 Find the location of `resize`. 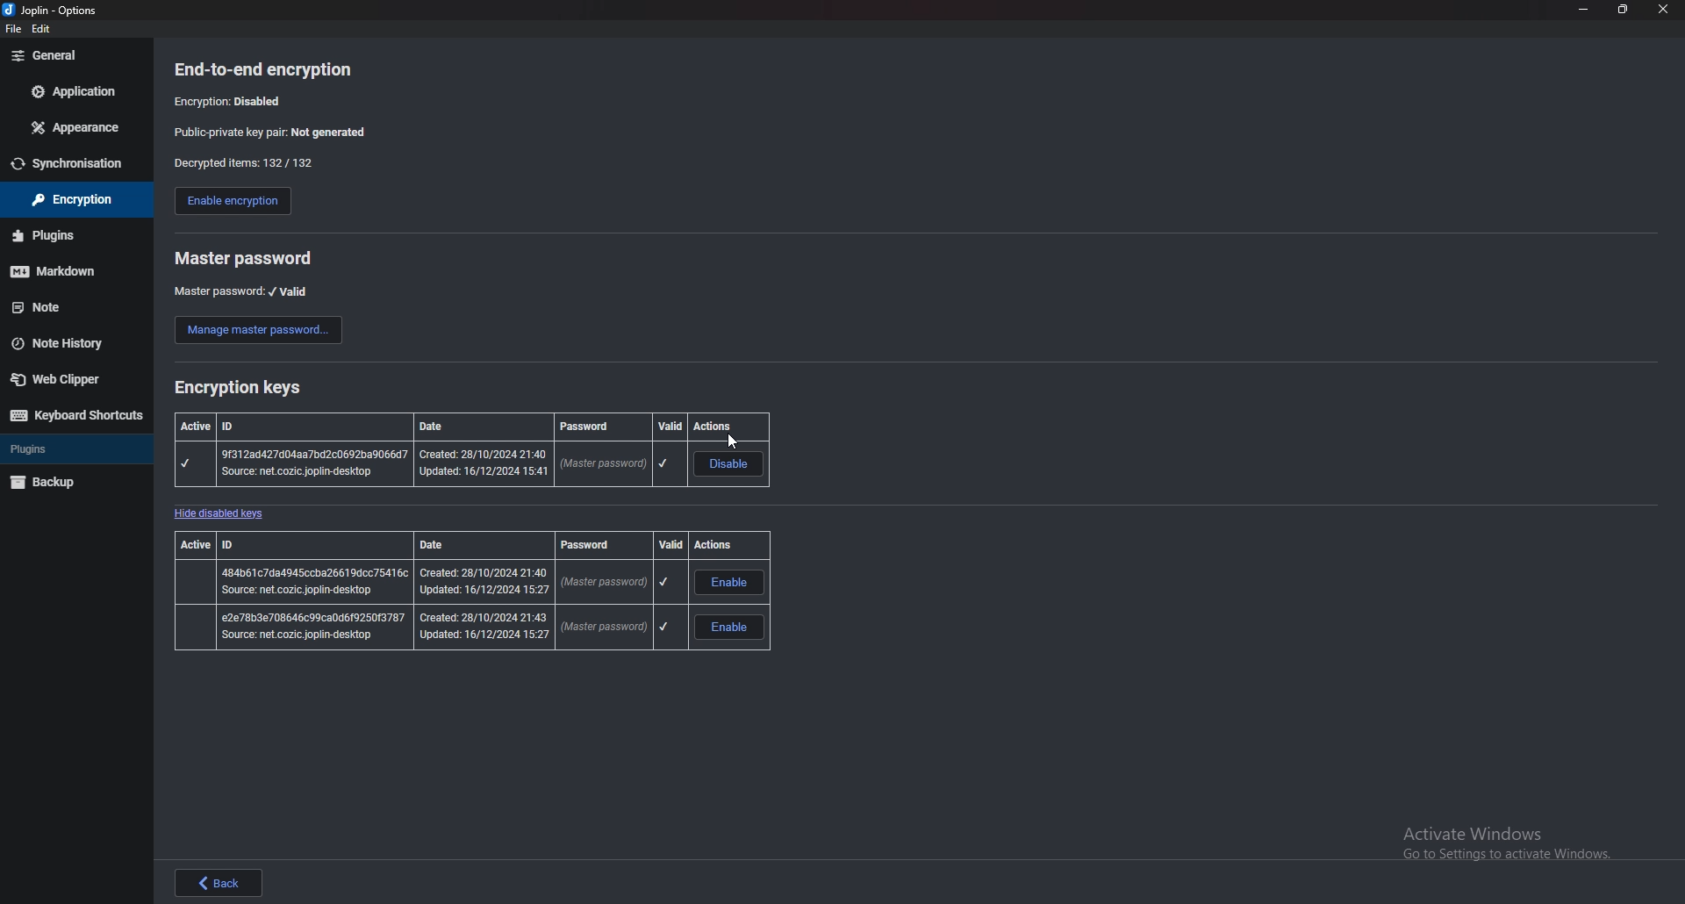

resize is located at coordinates (1623, 10).